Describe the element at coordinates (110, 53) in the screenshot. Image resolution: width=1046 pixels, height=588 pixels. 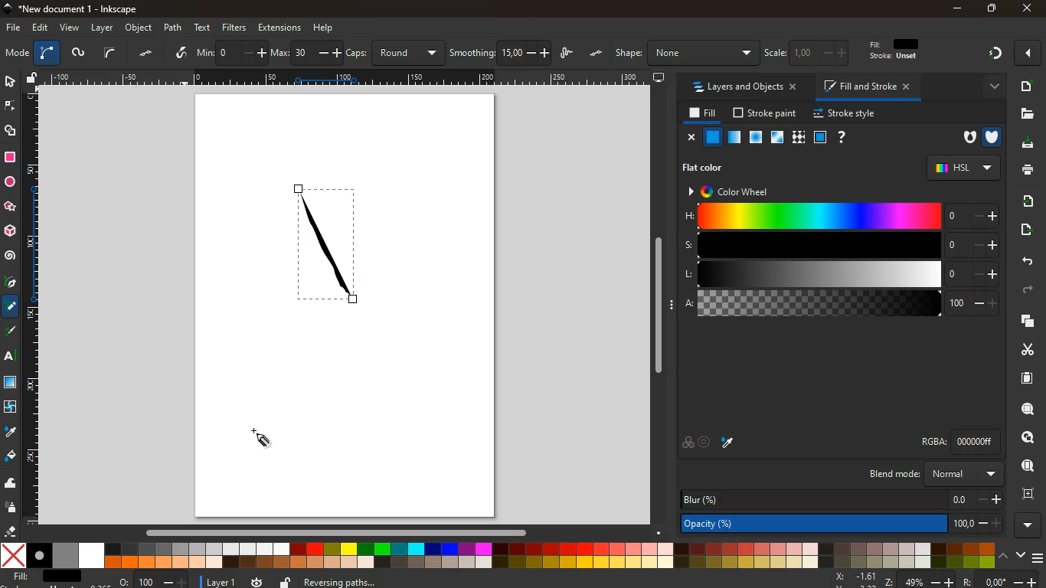
I see `curve` at that location.